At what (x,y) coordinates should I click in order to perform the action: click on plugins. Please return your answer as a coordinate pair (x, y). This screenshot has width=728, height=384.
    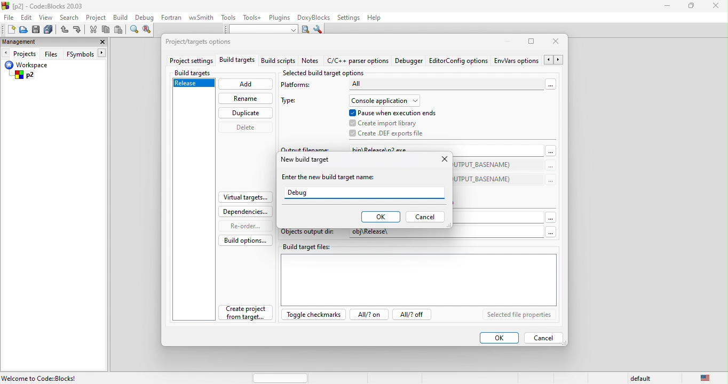
    Looking at the image, I should click on (280, 18).